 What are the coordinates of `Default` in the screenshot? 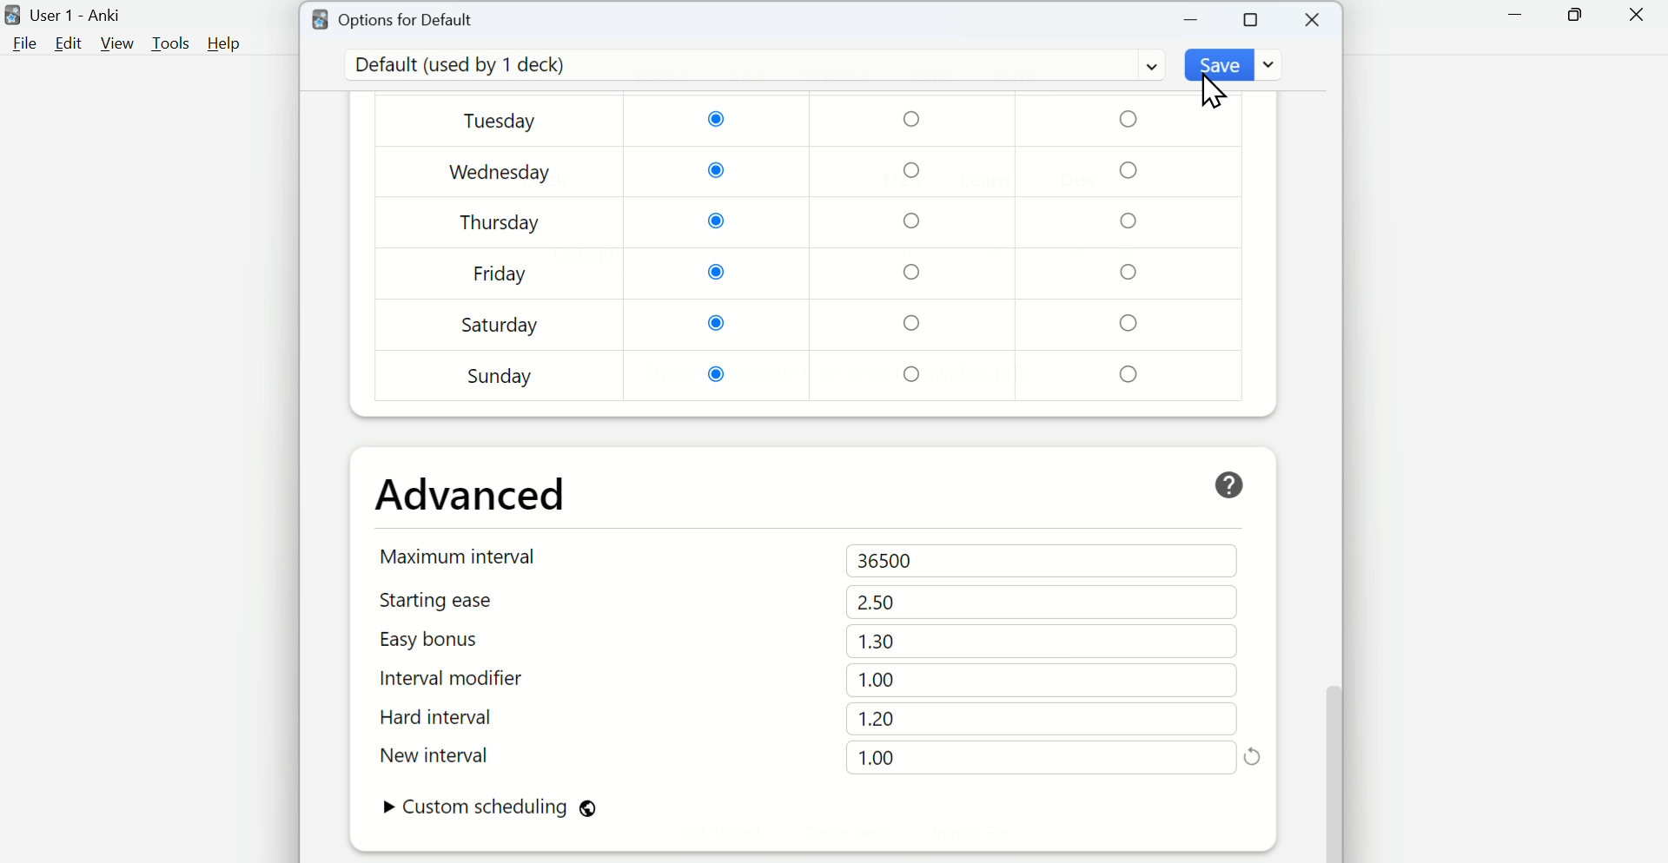 It's located at (751, 65).